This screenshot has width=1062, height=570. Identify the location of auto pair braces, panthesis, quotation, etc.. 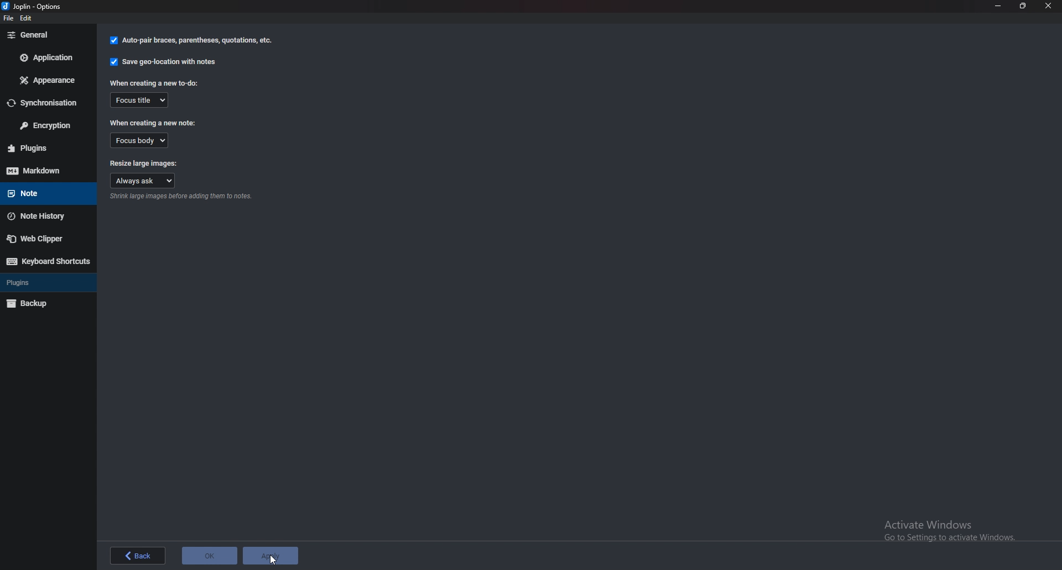
(190, 41).